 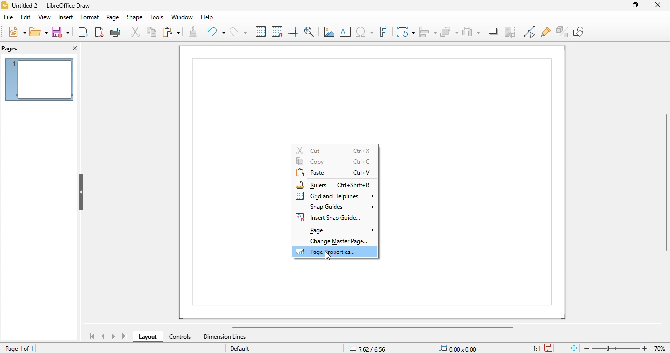 I want to click on close pane, so click(x=72, y=48).